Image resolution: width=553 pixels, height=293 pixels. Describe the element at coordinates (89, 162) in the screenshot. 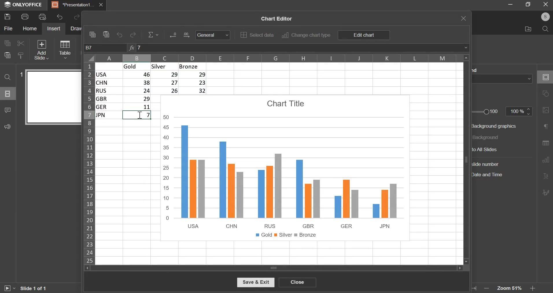

I see `rows` at that location.